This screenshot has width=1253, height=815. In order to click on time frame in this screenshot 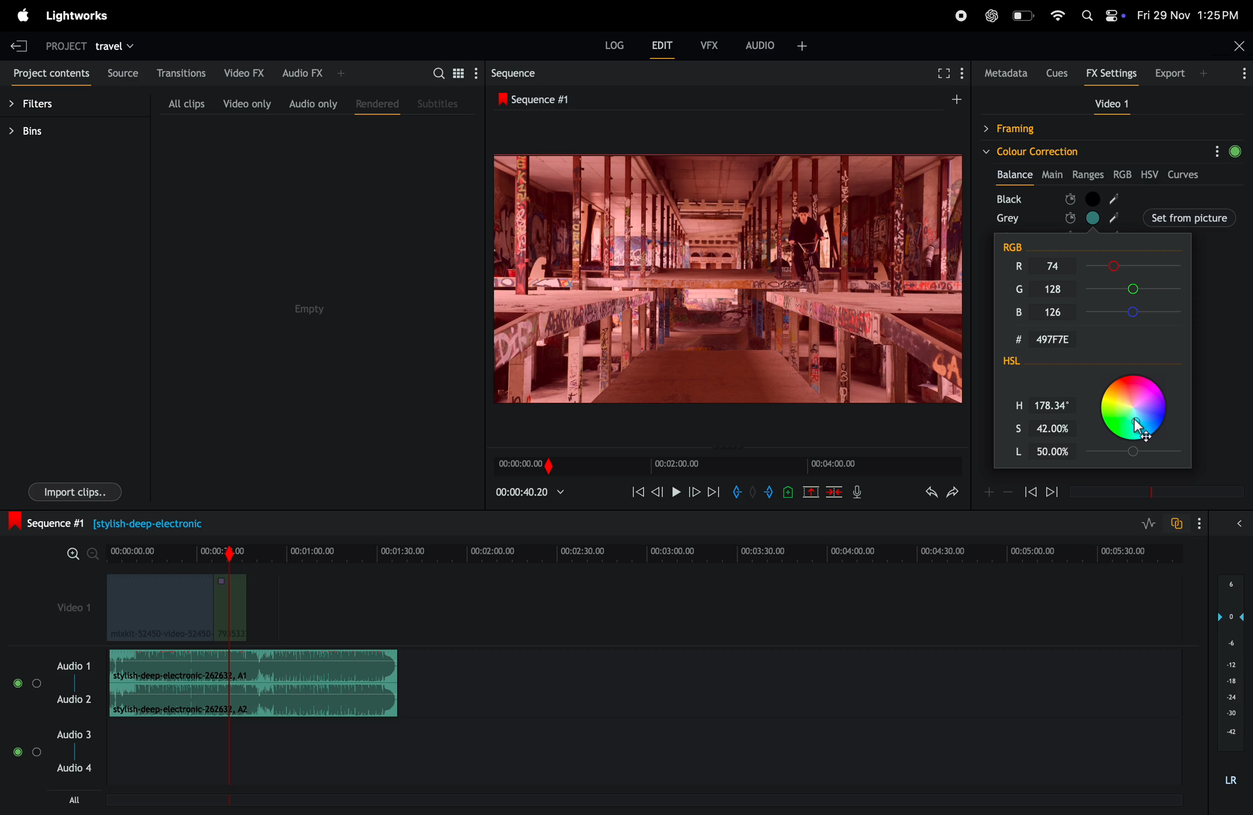, I will do `click(725, 466)`.